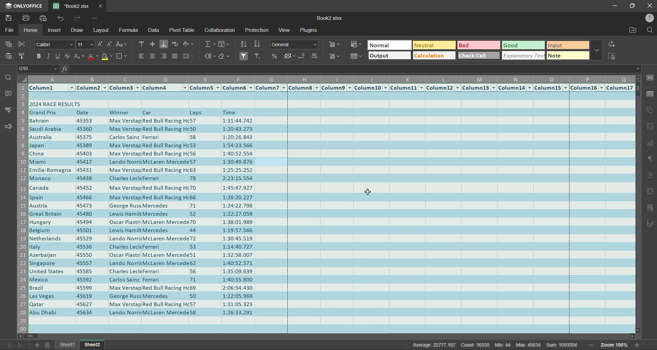 This screenshot has height=350, width=657. Describe the element at coordinates (649, 112) in the screenshot. I see `shapes` at that location.